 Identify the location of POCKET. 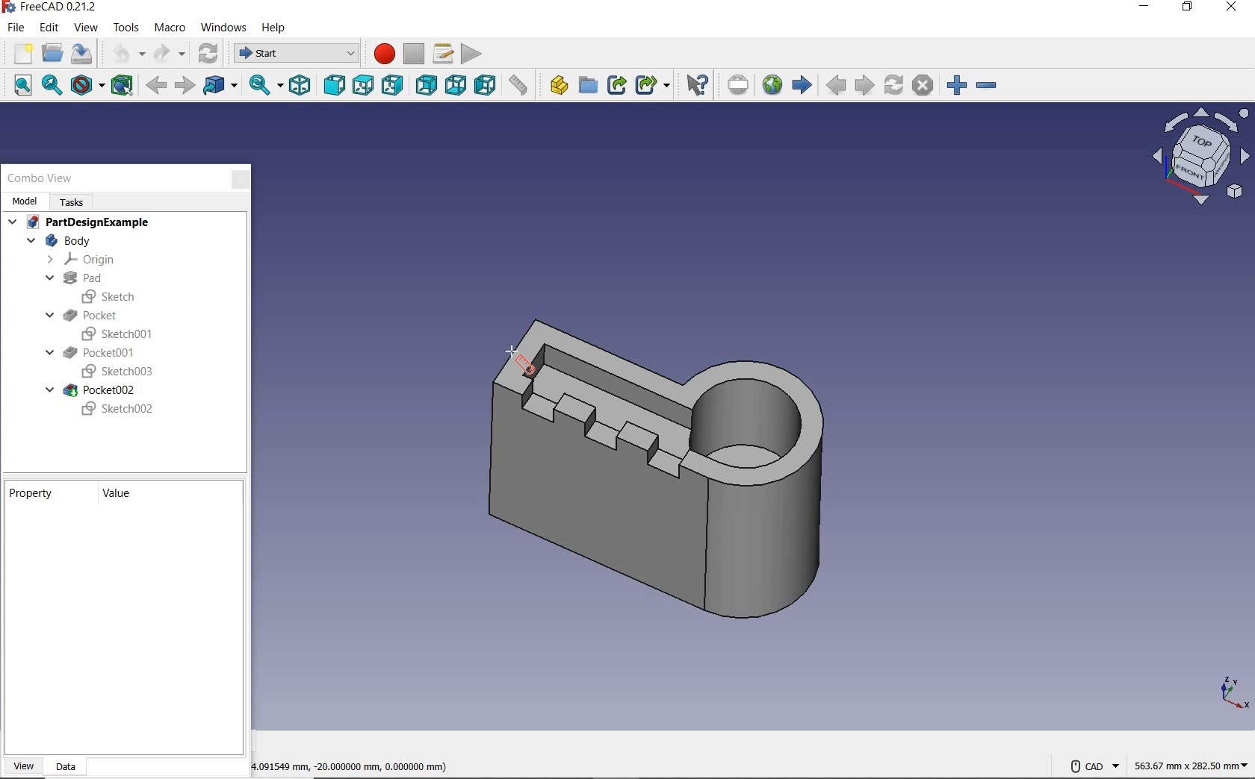
(84, 315).